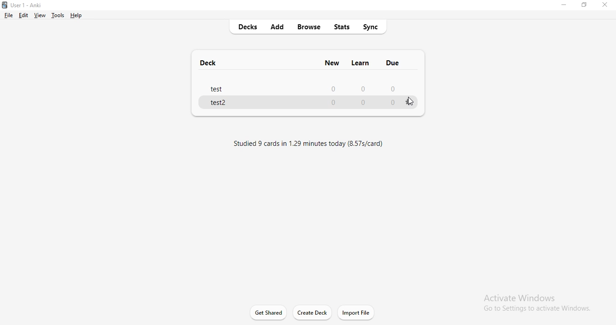 Image resolution: width=616 pixels, height=325 pixels. I want to click on 0, so click(334, 89).